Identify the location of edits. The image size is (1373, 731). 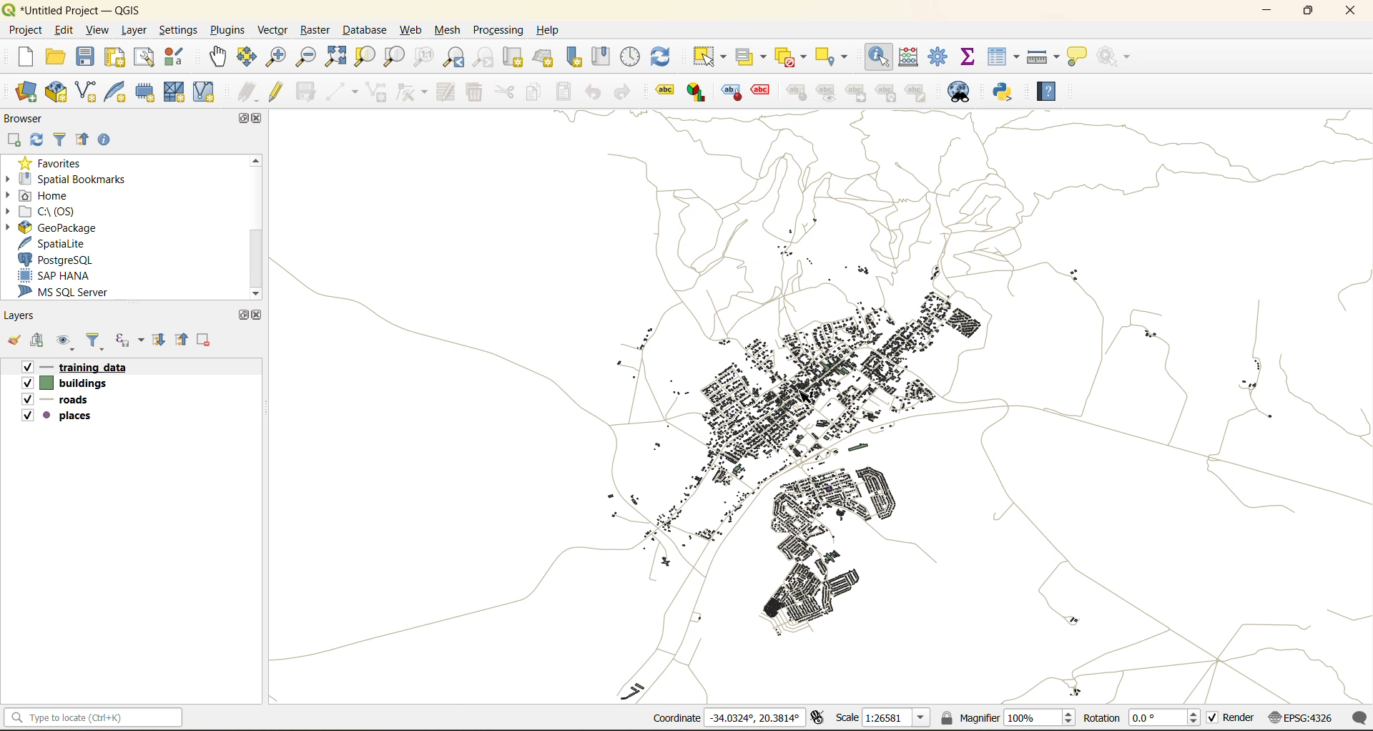
(248, 92).